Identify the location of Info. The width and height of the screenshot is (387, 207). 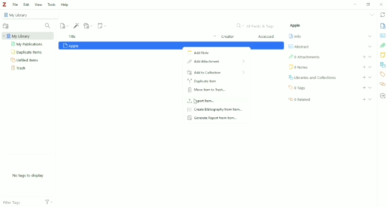
(383, 26).